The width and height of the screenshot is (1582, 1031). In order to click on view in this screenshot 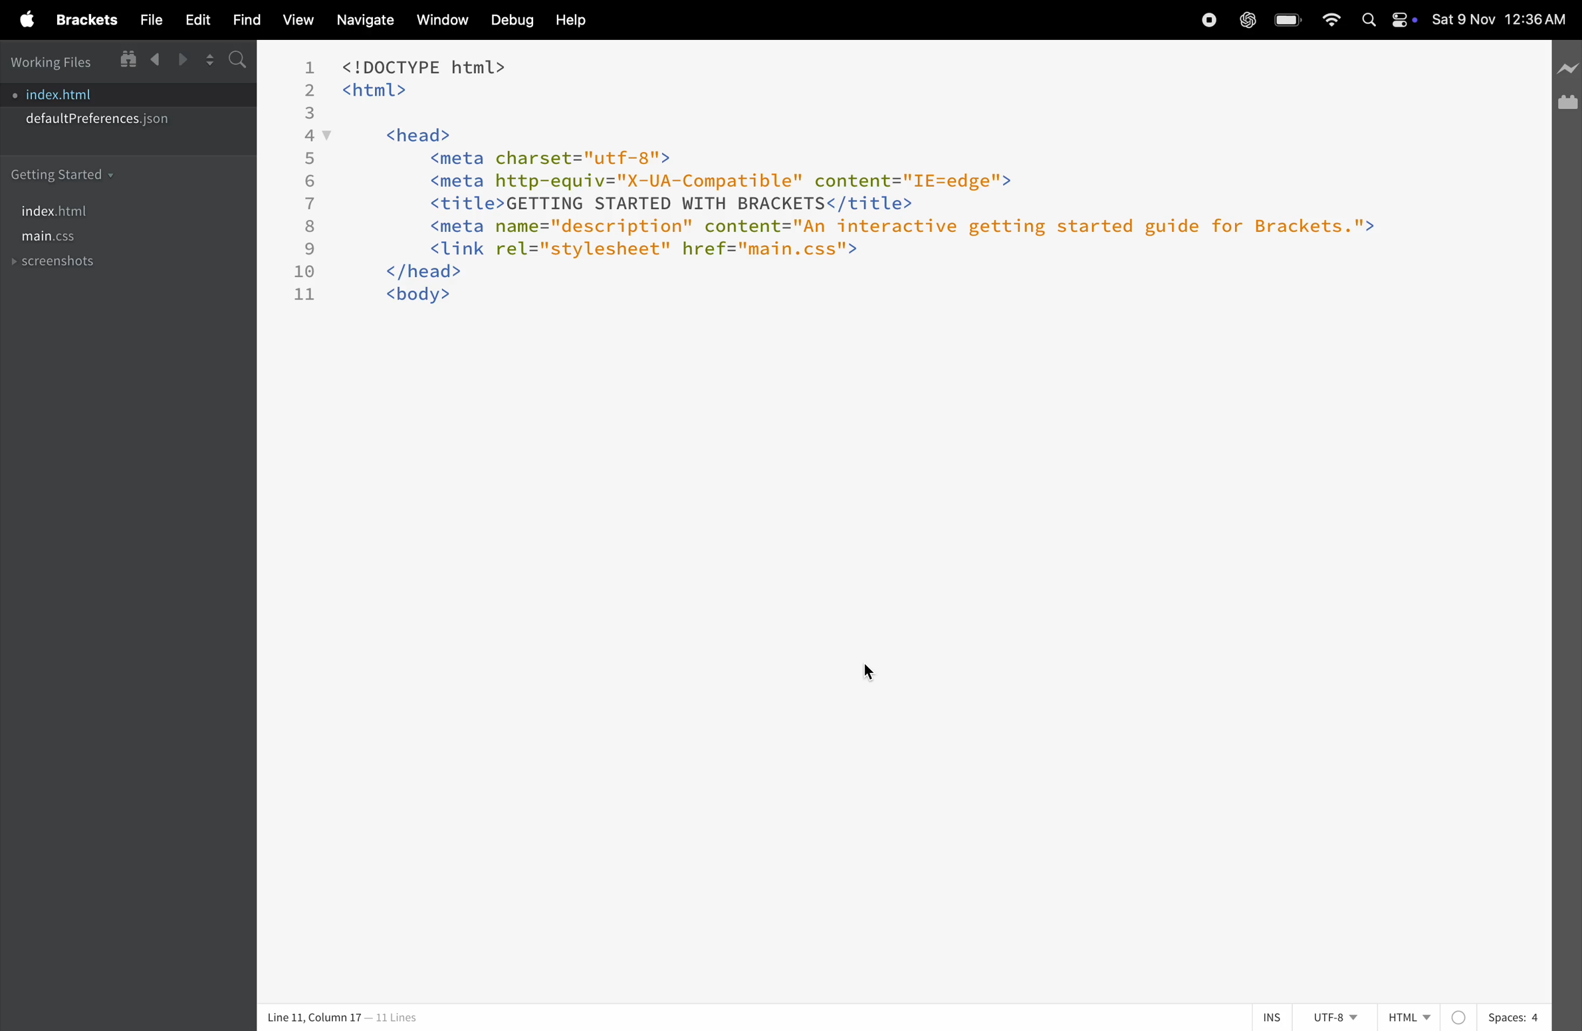, I will do `click(300, 21)`.